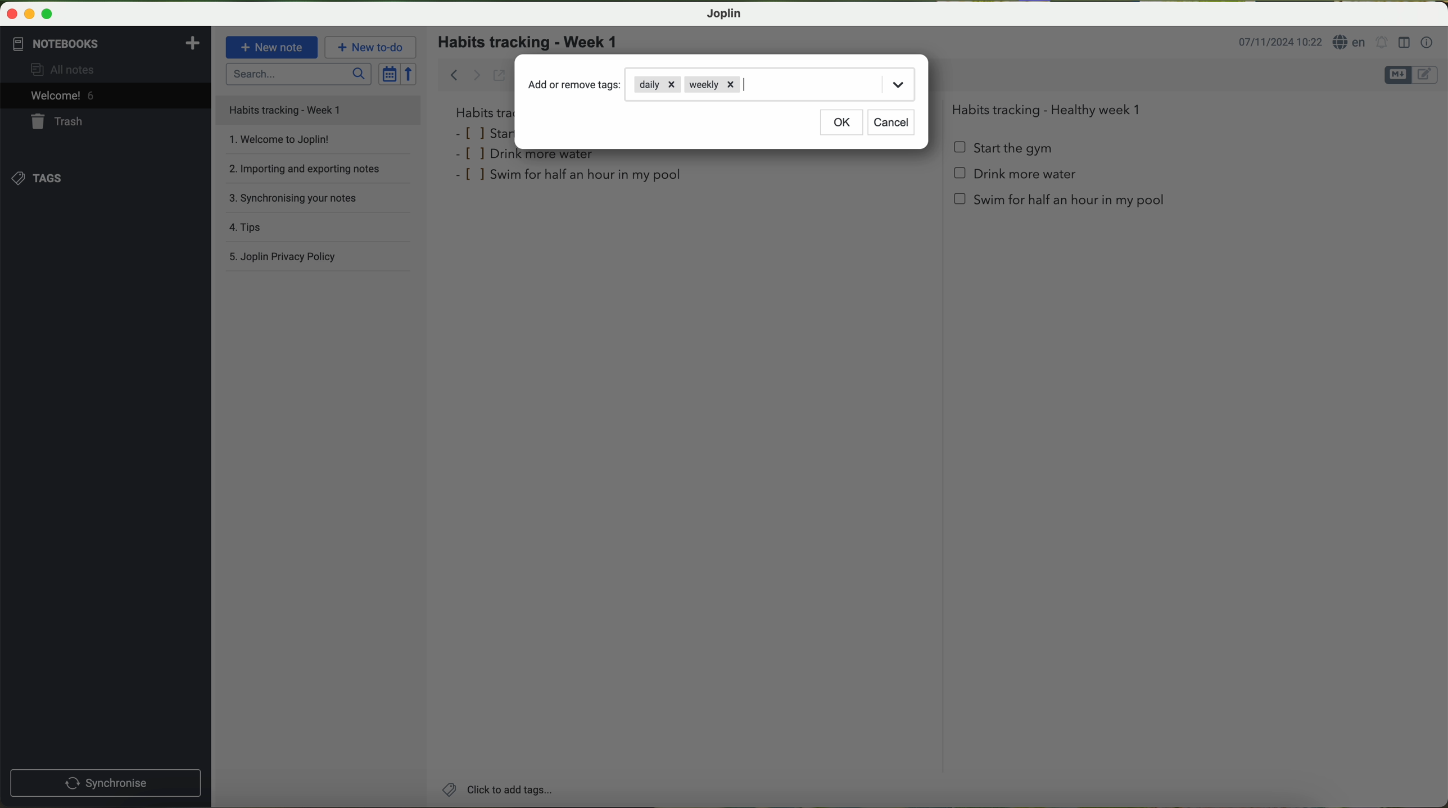  What do you see at coordinates (530, 157) in the screenshot?
I see `drink more water` at bounding box center [530, 157].